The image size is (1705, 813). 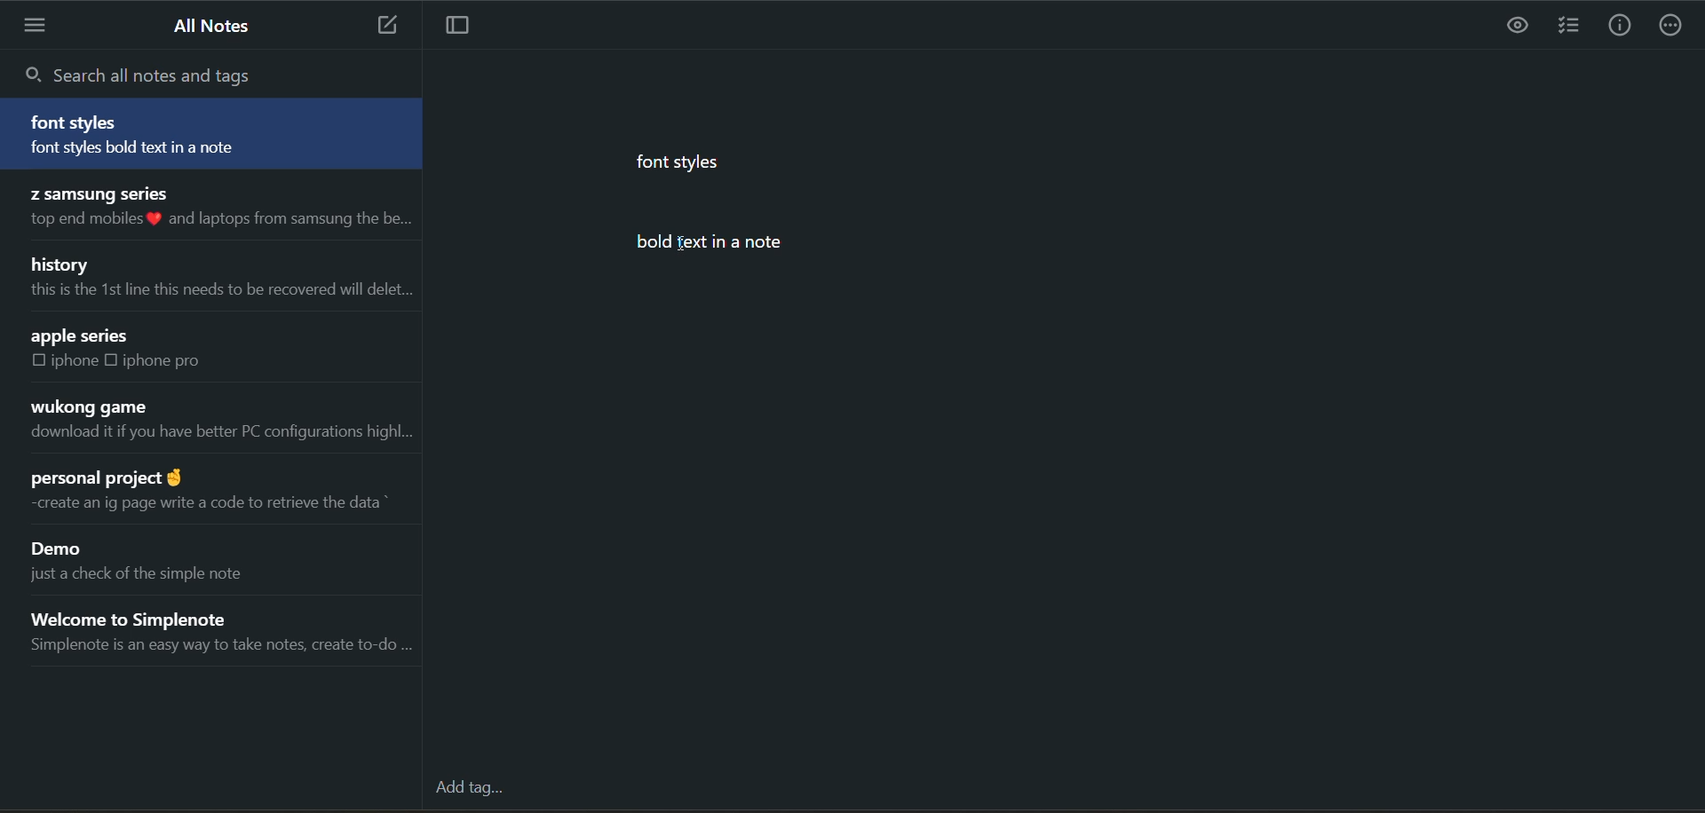 I want to click on search, so click(x=147, y=74).